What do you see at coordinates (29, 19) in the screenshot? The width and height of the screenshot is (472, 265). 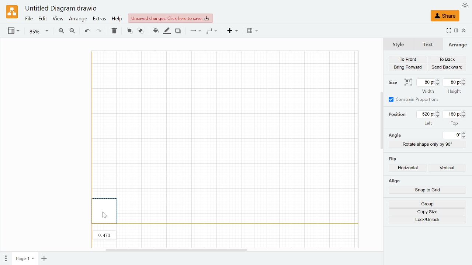 I see `File` at bounding box center [29, 19].